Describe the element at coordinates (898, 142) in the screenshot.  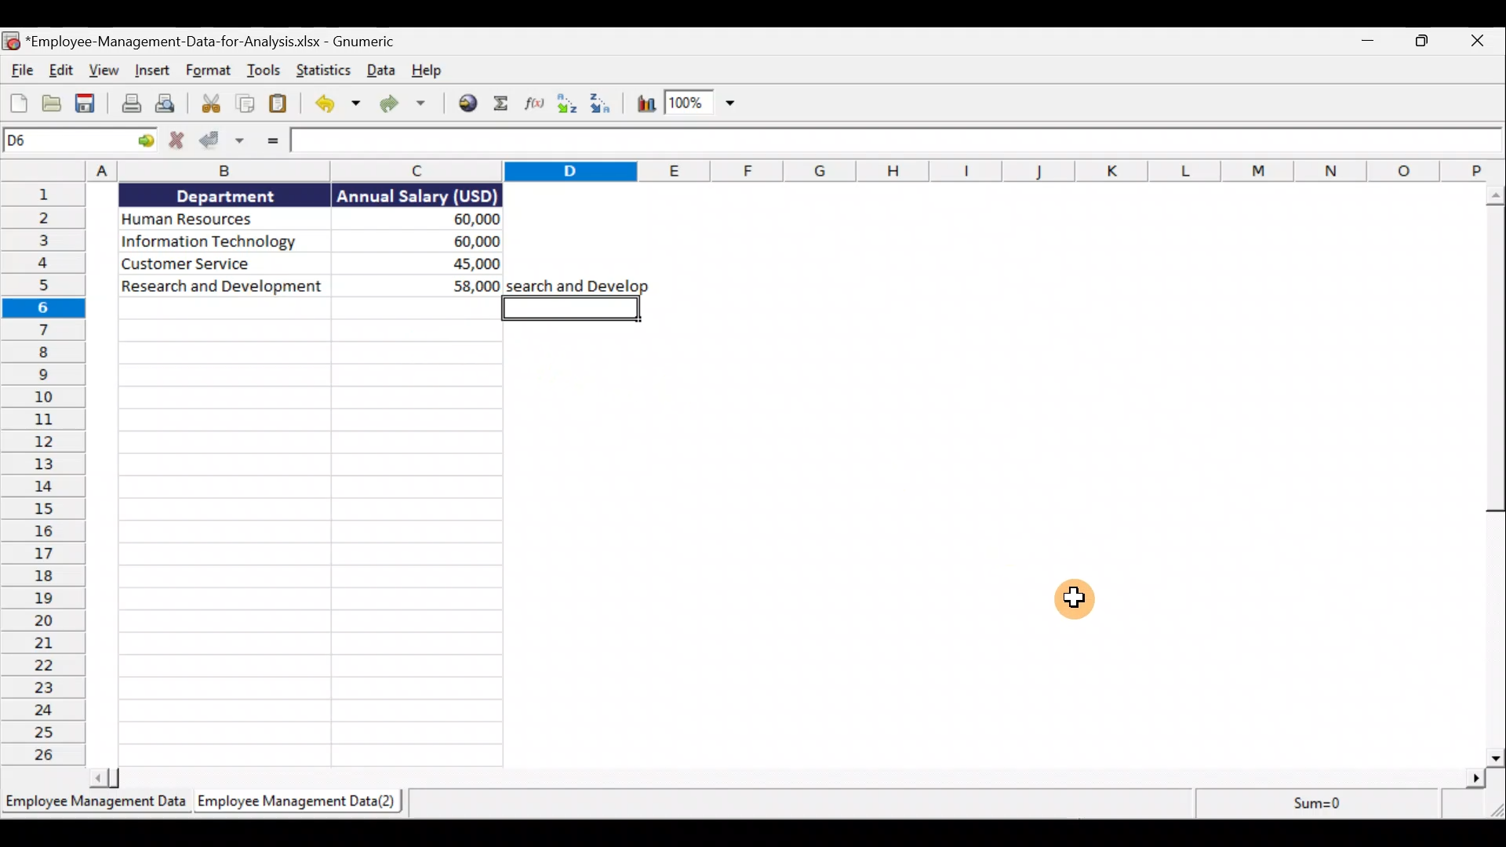
I see `Formula bar` at that location.